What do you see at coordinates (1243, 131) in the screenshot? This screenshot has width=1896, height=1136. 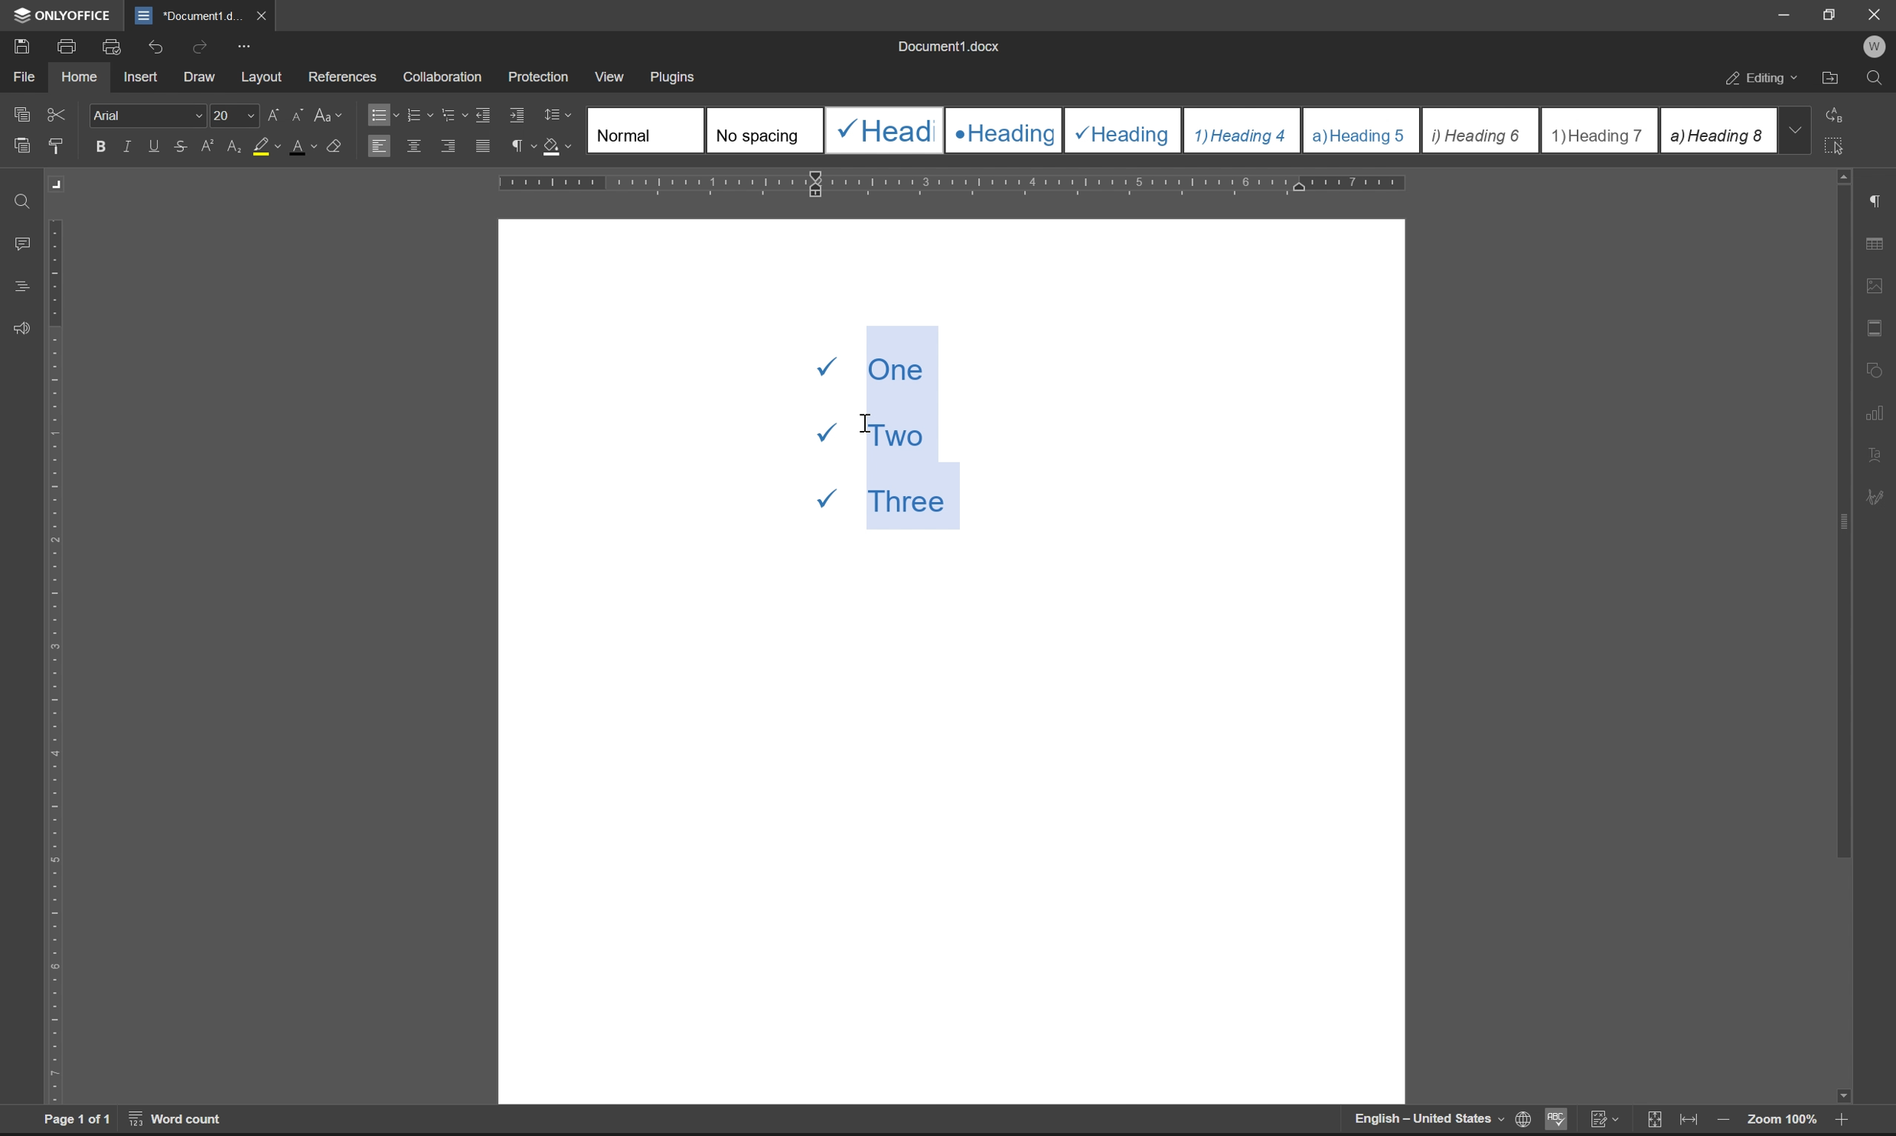 I see `Heading 4` at bounding box center [1243, 131].